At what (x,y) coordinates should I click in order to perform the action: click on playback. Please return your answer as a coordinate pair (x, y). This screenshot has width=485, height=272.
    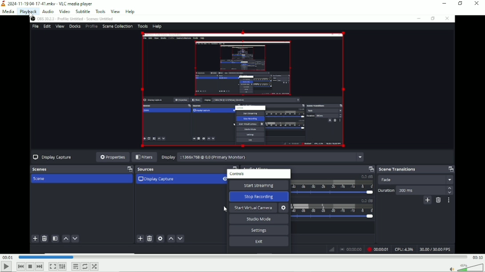
    Looking at the image, I should click on (28, 11).